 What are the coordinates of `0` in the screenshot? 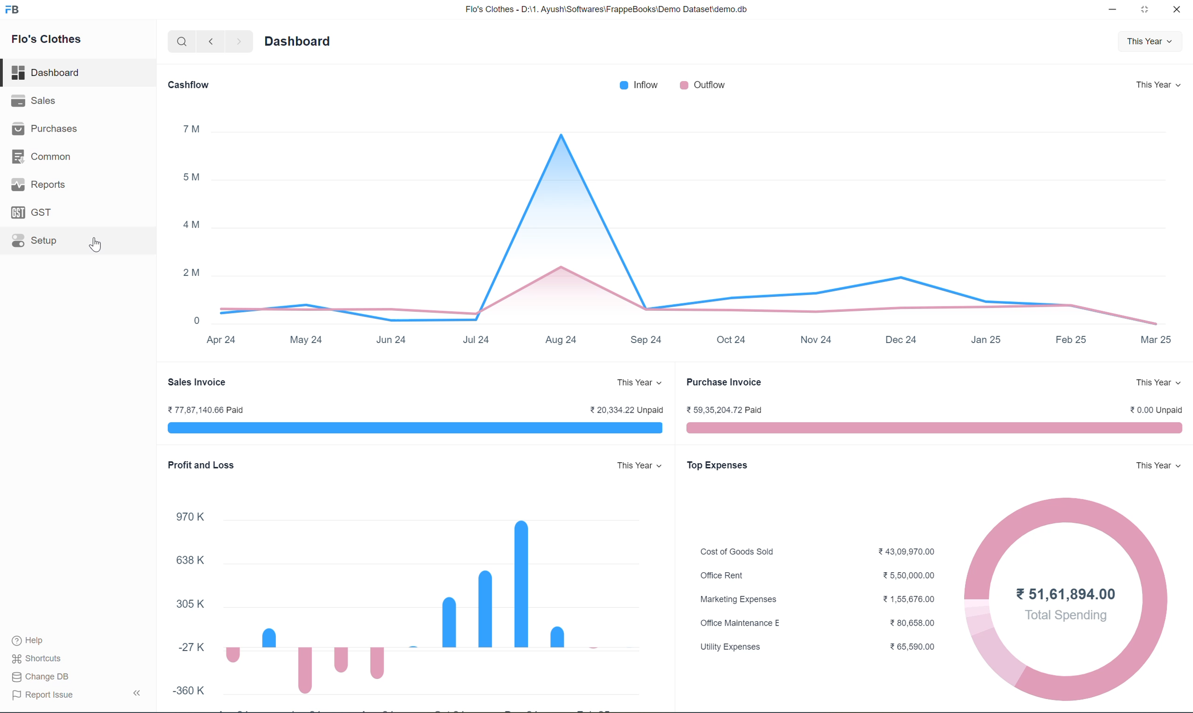 It's located at (197, 320).